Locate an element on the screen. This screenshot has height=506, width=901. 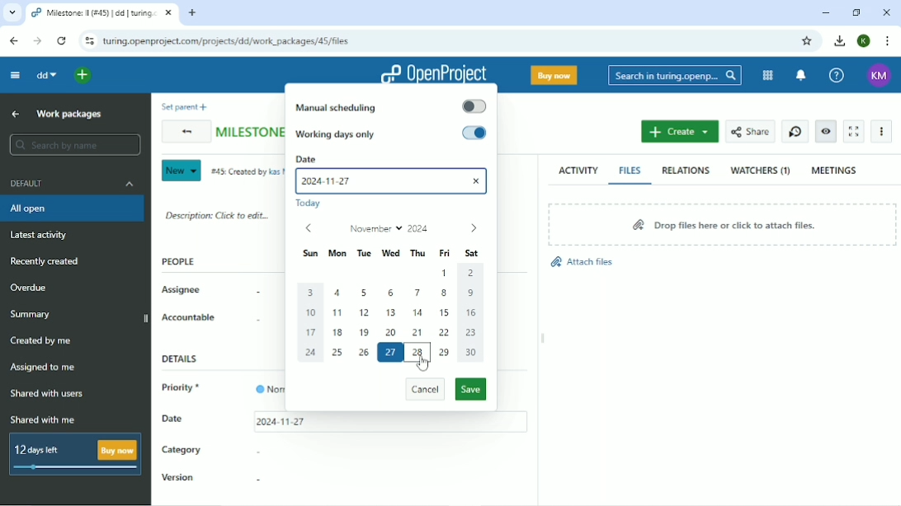
OpenProject is located at coordinates (432, 70).